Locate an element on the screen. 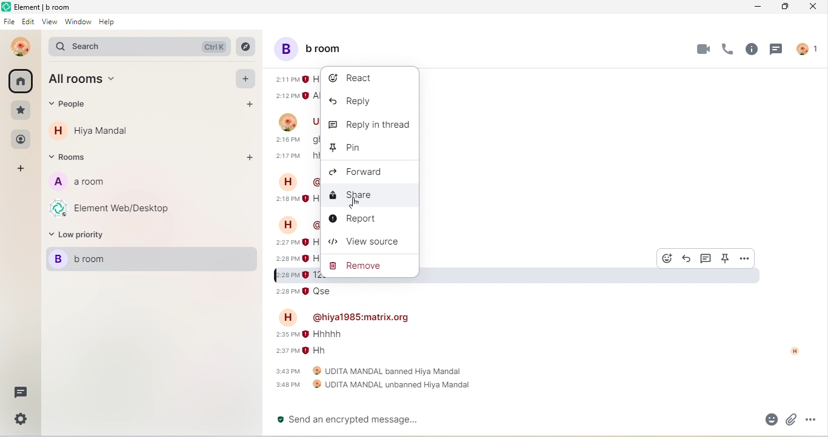 The height and width of the screenshot is (437, 828). window is located at coordinates (78, 25).